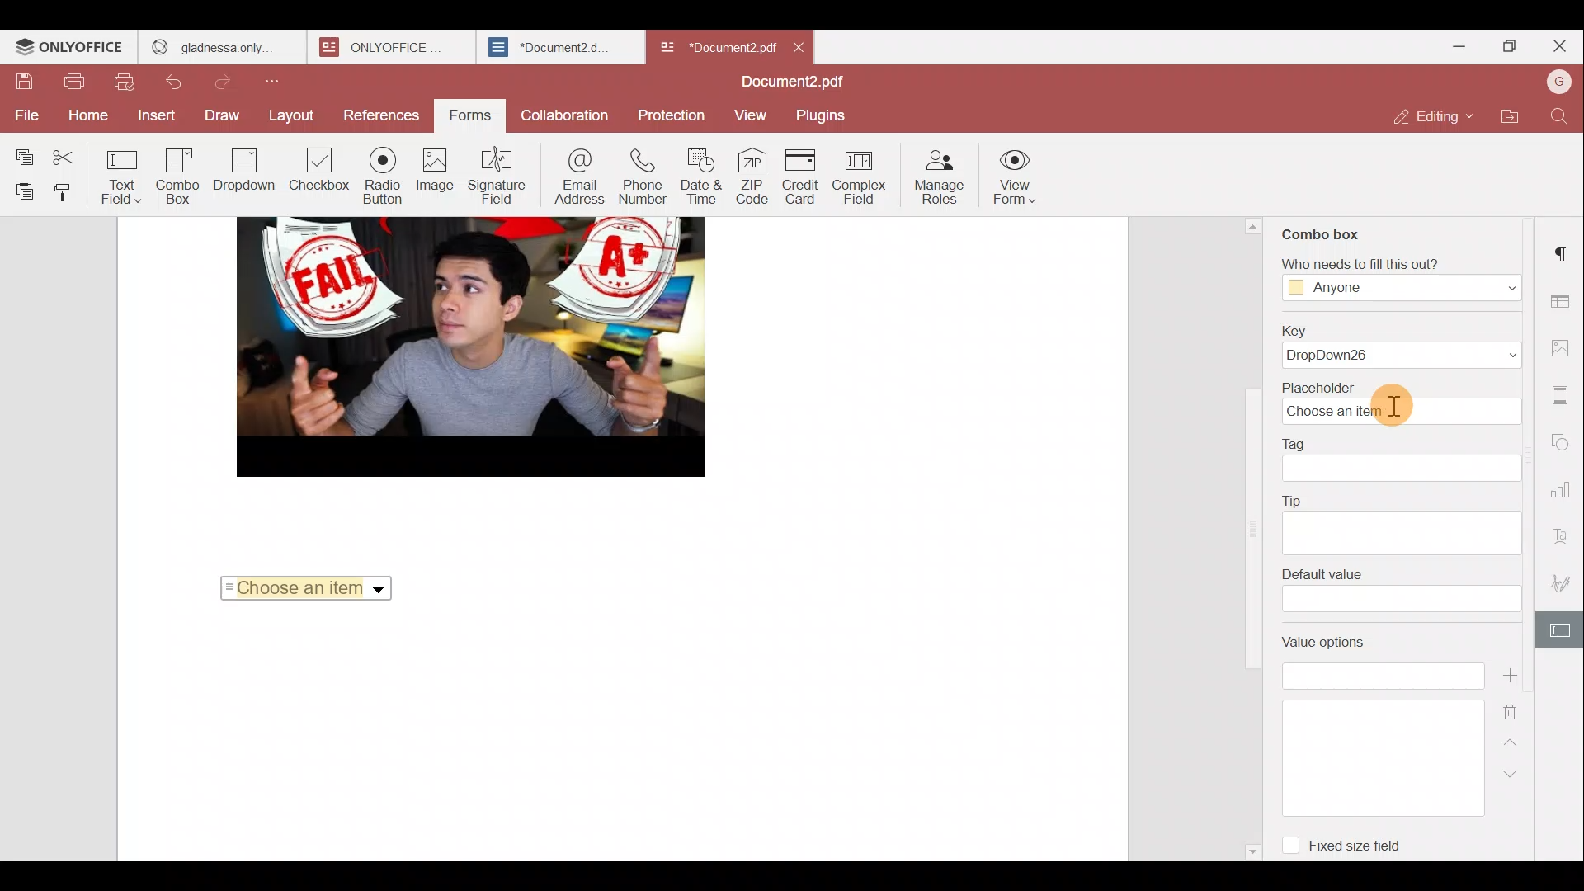 This screenshot has height=891, width=1584. What do you see at coordinates (1371, 725) in the screenshot?
I see `Value options` at bounding box center [1371, 725].